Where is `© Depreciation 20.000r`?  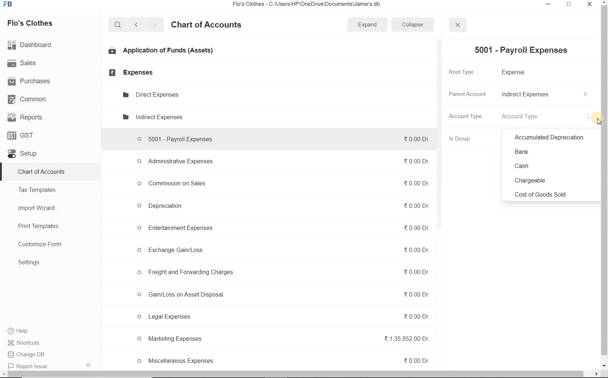
© Depreciation 20.000r is located at coordinates (280, 205).